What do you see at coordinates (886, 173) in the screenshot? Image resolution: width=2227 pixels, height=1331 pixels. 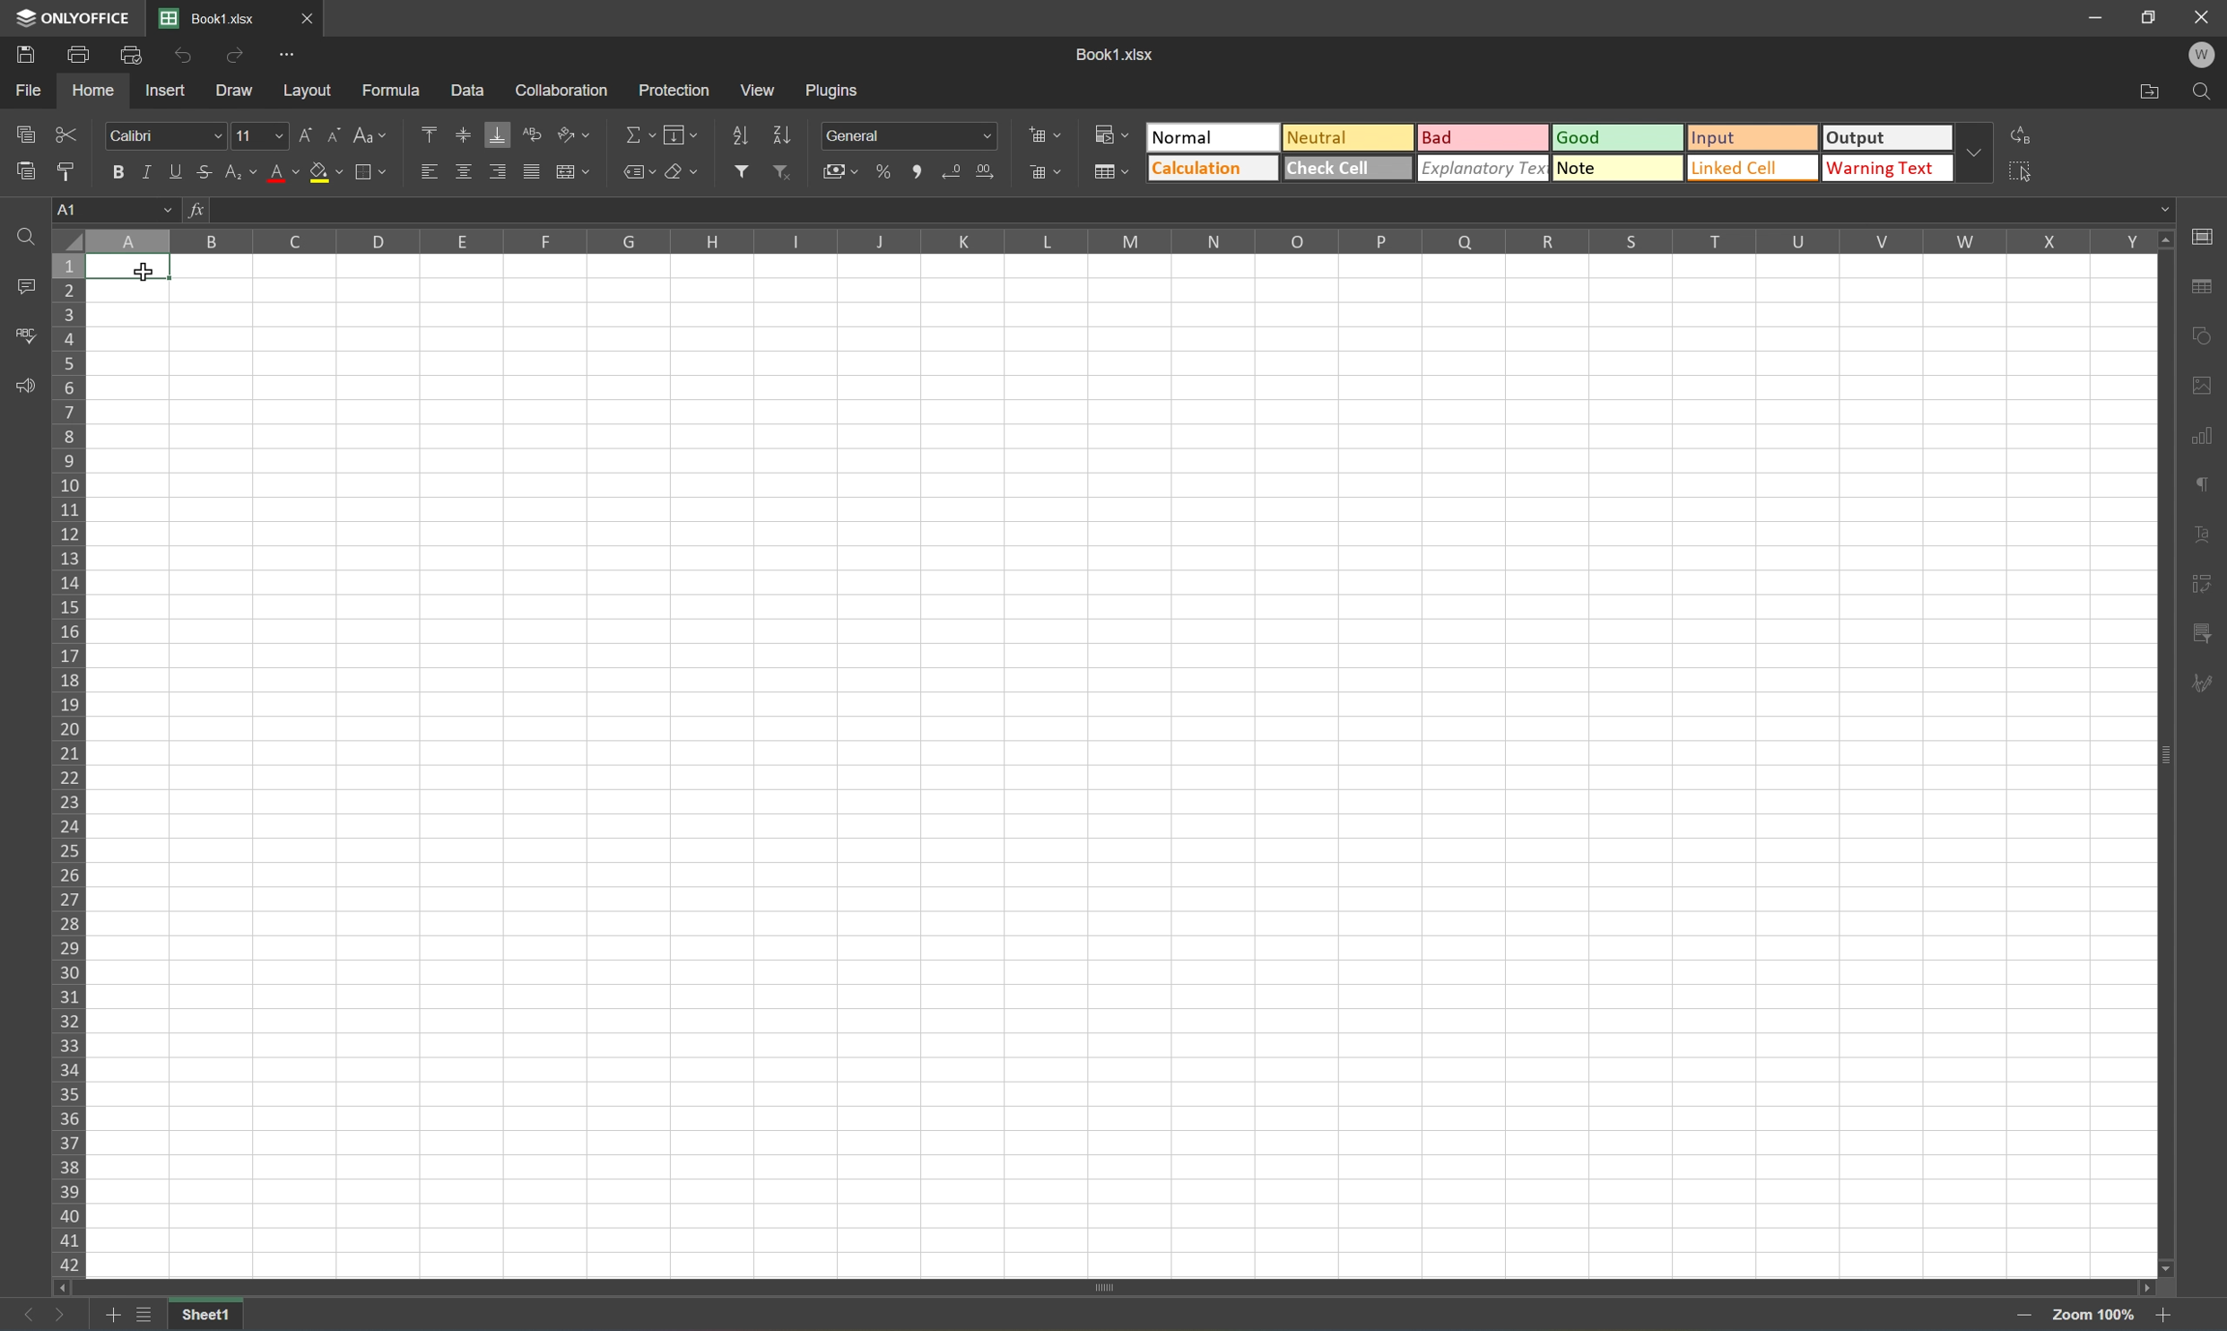 I see `Percent style` at bounding box center [886, 173].